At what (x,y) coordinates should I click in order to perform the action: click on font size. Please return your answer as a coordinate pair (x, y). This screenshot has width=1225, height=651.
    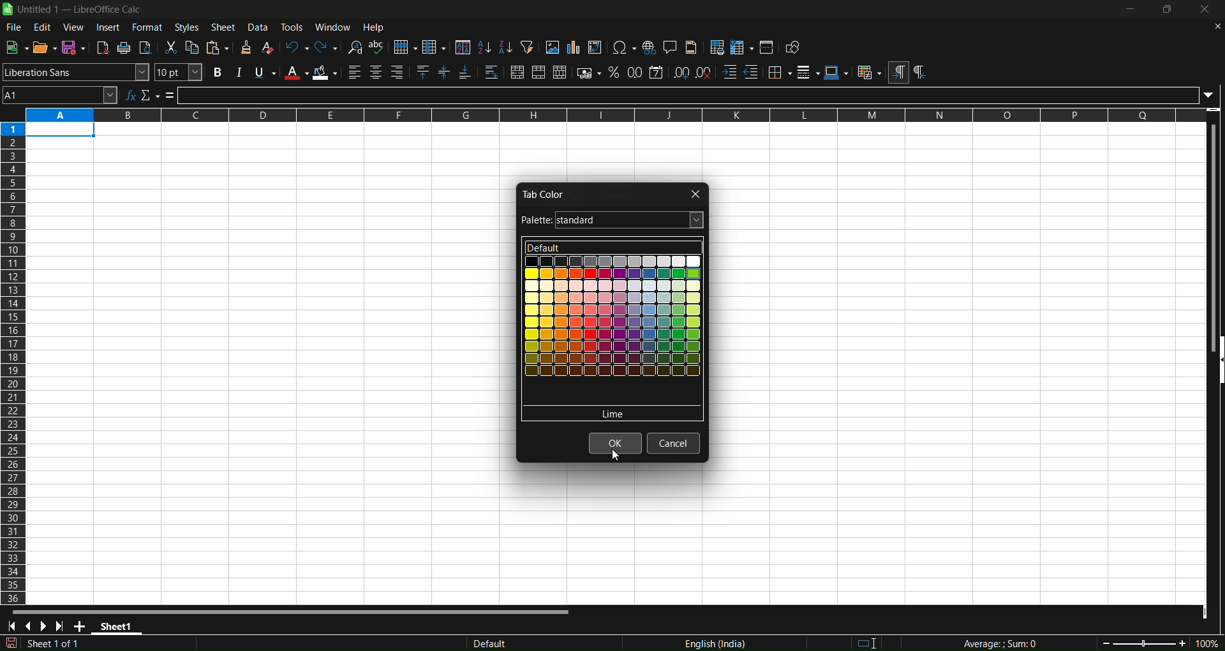
    Looking at the image, I should click on (179, 72).